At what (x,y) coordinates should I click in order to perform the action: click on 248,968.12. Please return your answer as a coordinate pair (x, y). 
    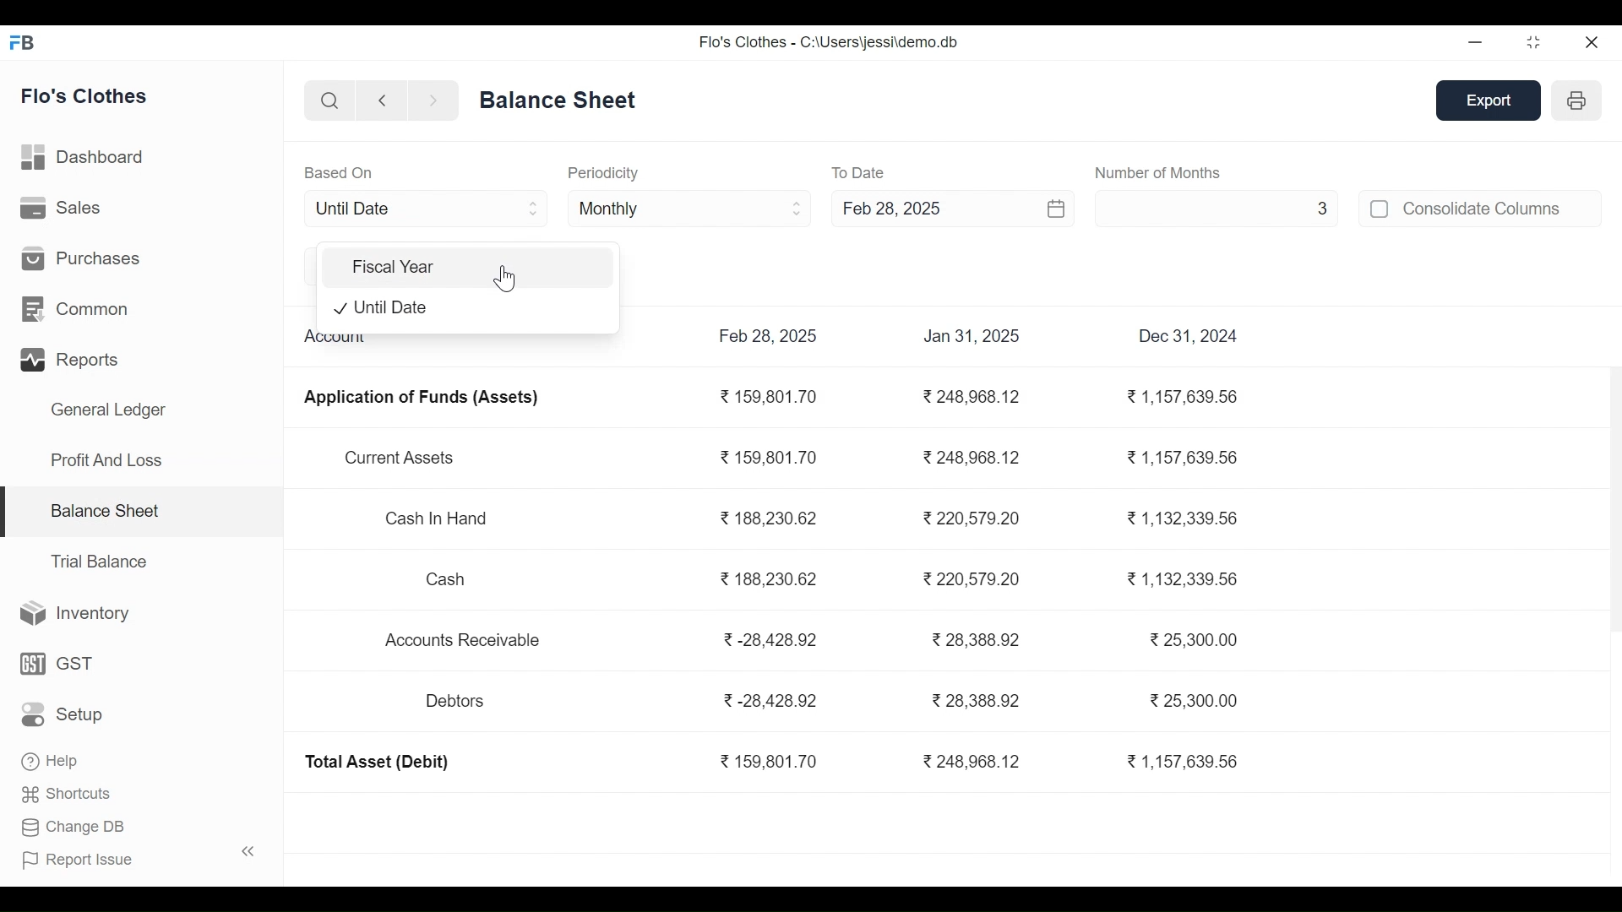
    Looking at the image, I should click on (973, 398).